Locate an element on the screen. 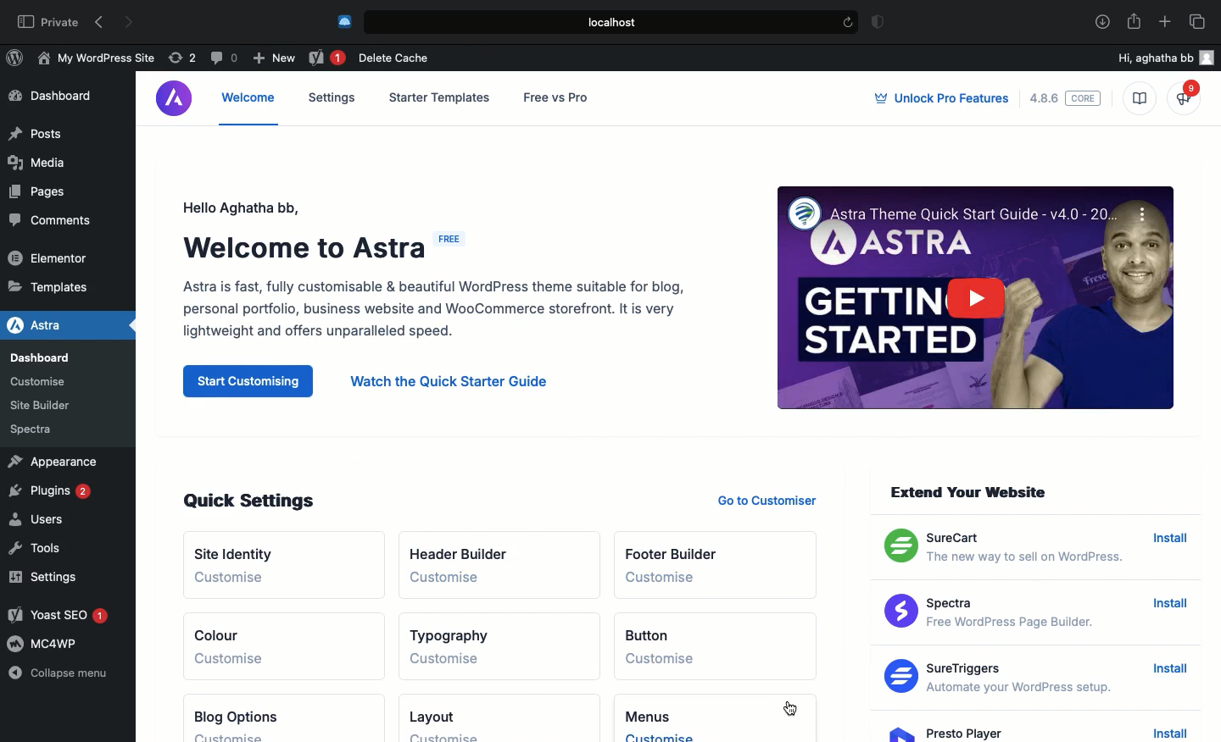 This screenshot has width=1221, height=742. Plugins 2 is located at coordinates (58, 490).